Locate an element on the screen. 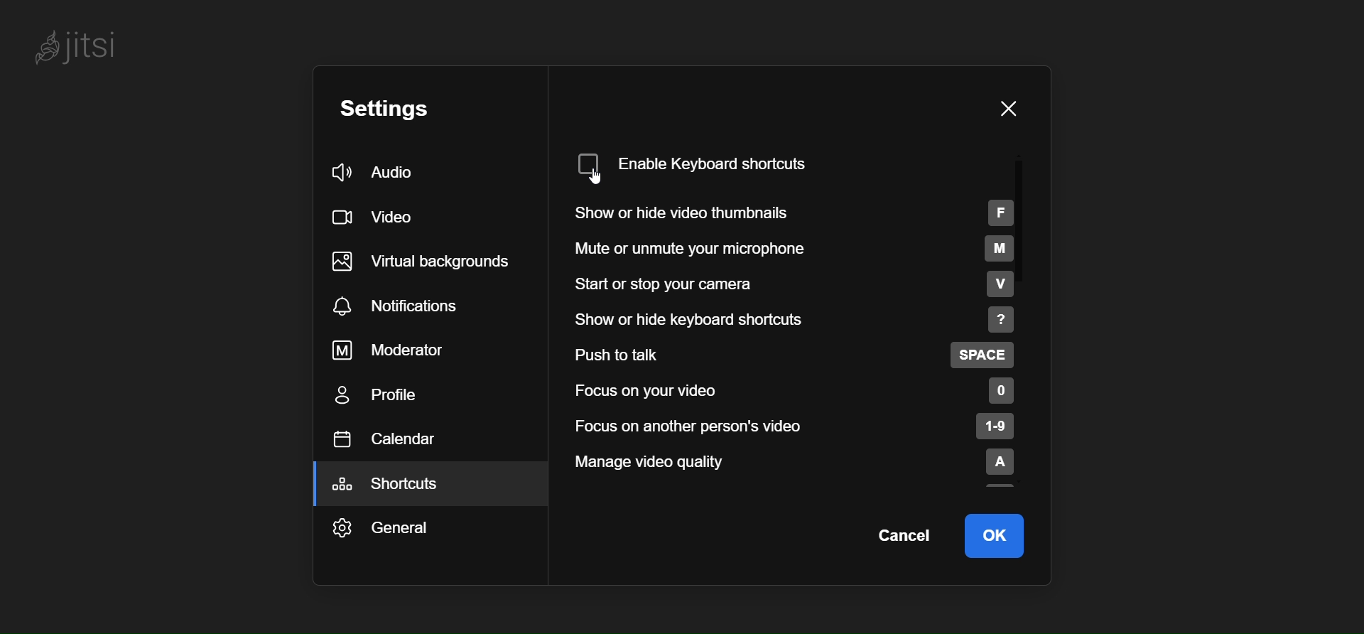 The height and width of the screenshot is (634, 1364). shortcut is located at coordinates (393, 485).